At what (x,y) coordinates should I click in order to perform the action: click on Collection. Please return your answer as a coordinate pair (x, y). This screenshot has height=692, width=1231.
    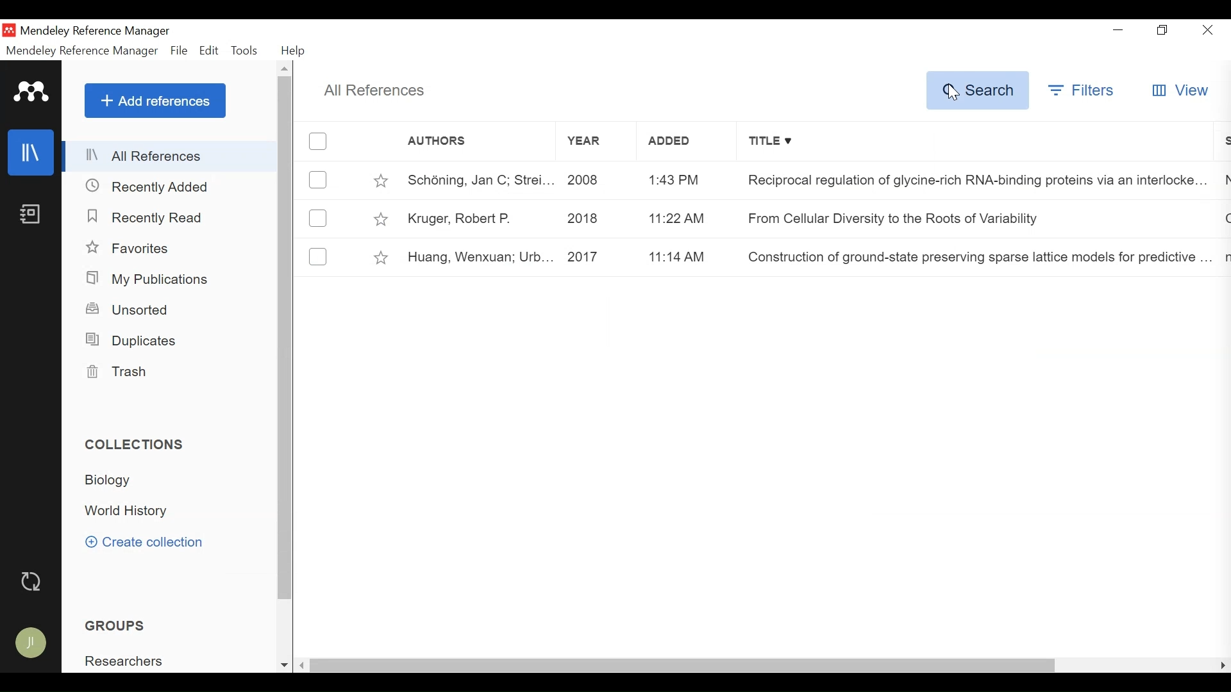
    Looking at the image, I should click on (109, 481).